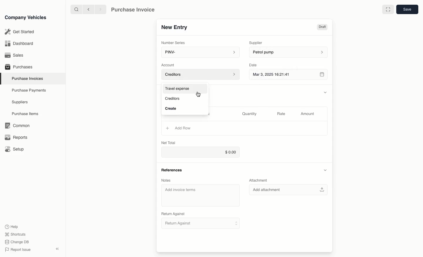  What do you see at coordinates (16, 149) in the screenshot?
I see `Setup` at bounding box center [16, 149].